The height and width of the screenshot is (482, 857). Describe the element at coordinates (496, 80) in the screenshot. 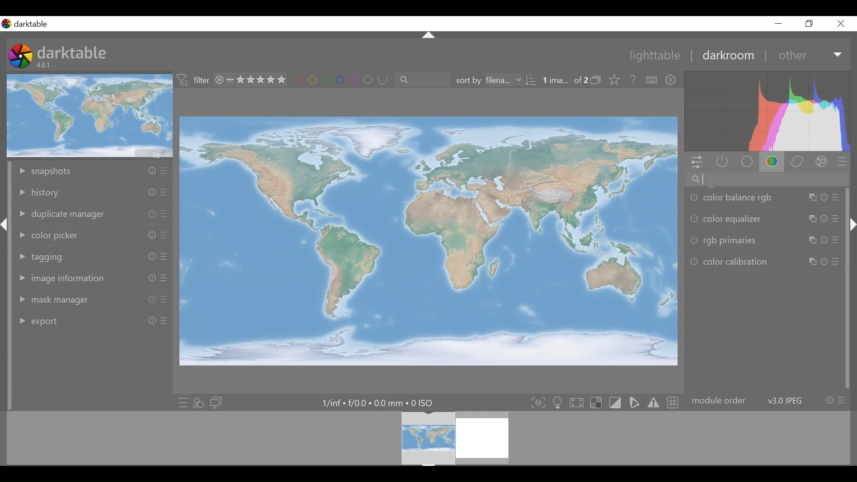

I see `sort by` at that location.